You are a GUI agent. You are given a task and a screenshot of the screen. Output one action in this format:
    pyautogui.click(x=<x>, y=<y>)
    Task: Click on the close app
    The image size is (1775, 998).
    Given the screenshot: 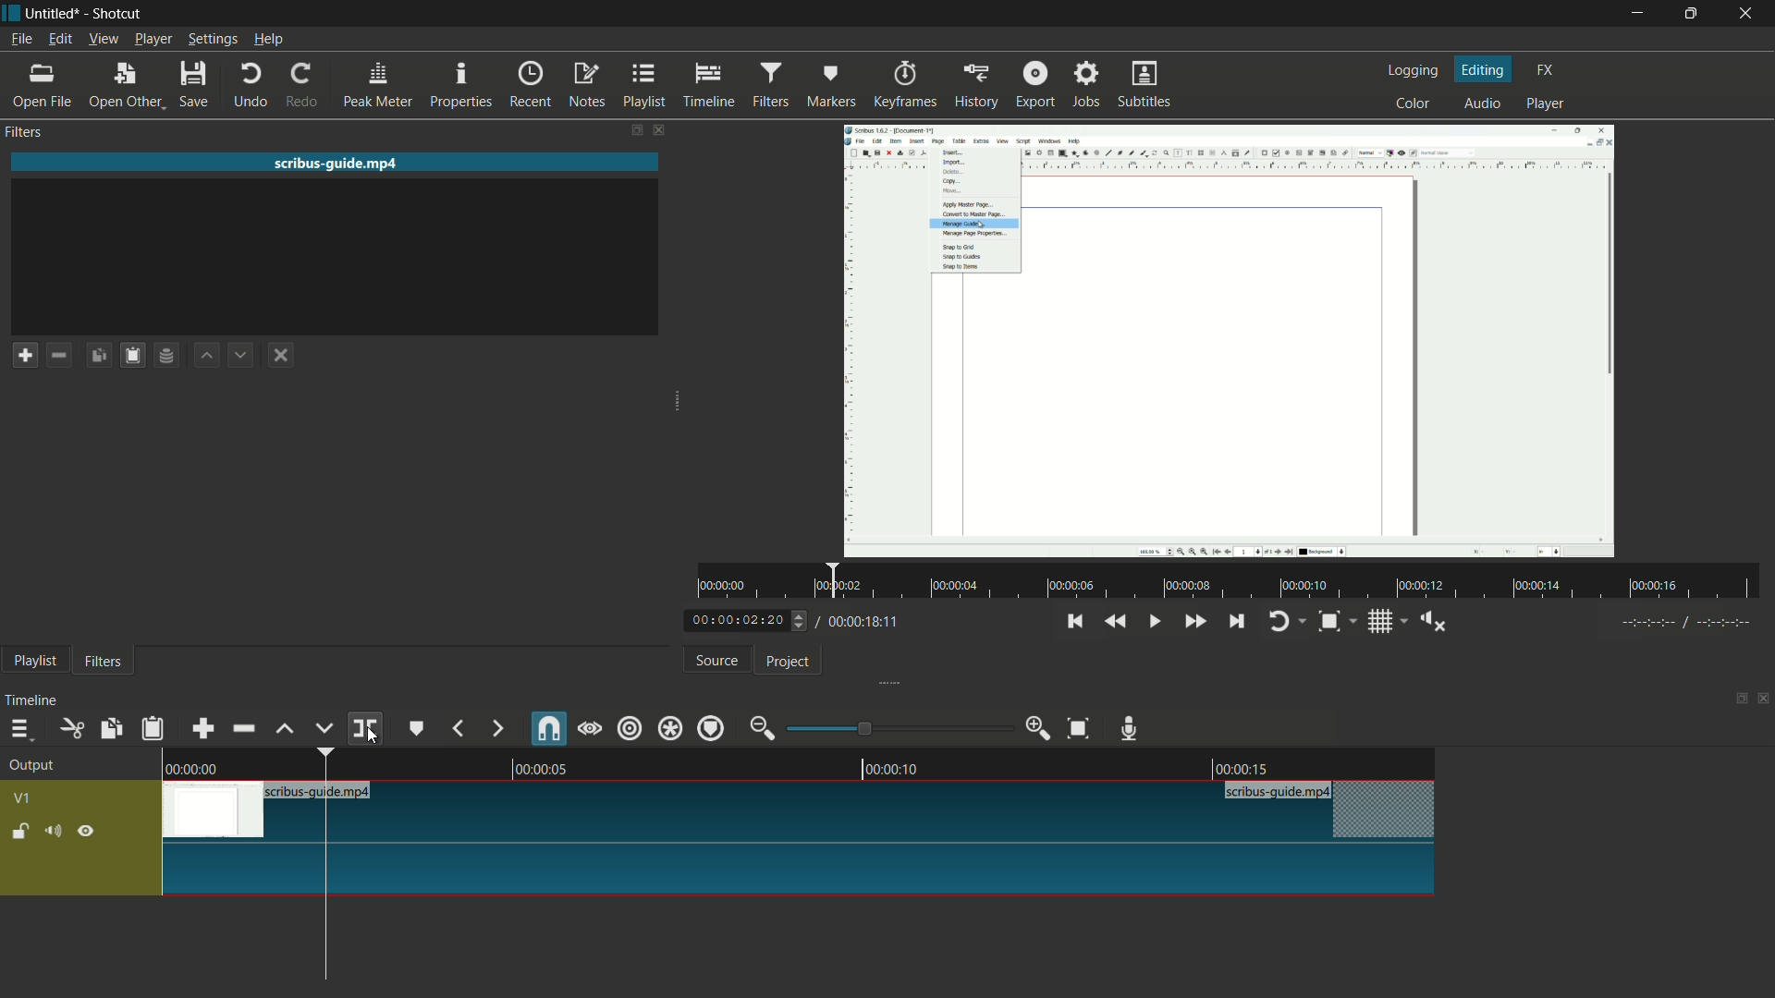 What is the action you would take?
    pyautogui.click(x=1751, y=13)
    